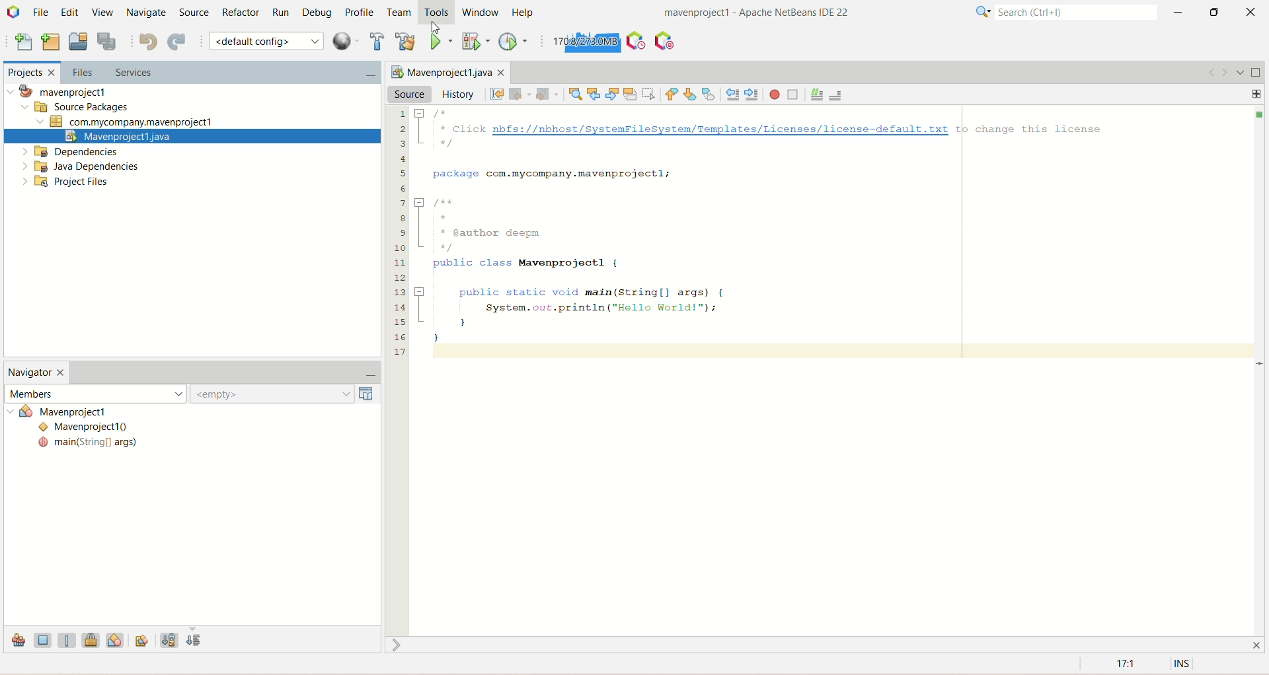  What do you see at coordinates (1261, 370) in the screenshot?
I see `Scrollbar` at bounding box center [1261, 370].